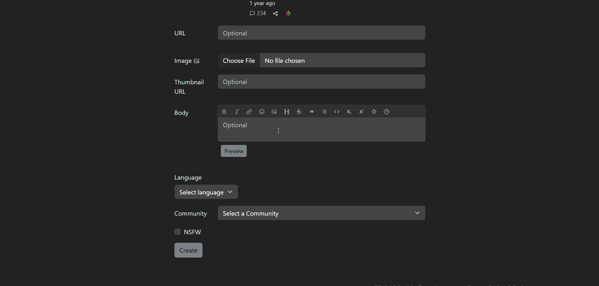 The image size is (599, 286). Describe the element at coordinates (342, 61) in the screenshot. I see `text box` at that location.